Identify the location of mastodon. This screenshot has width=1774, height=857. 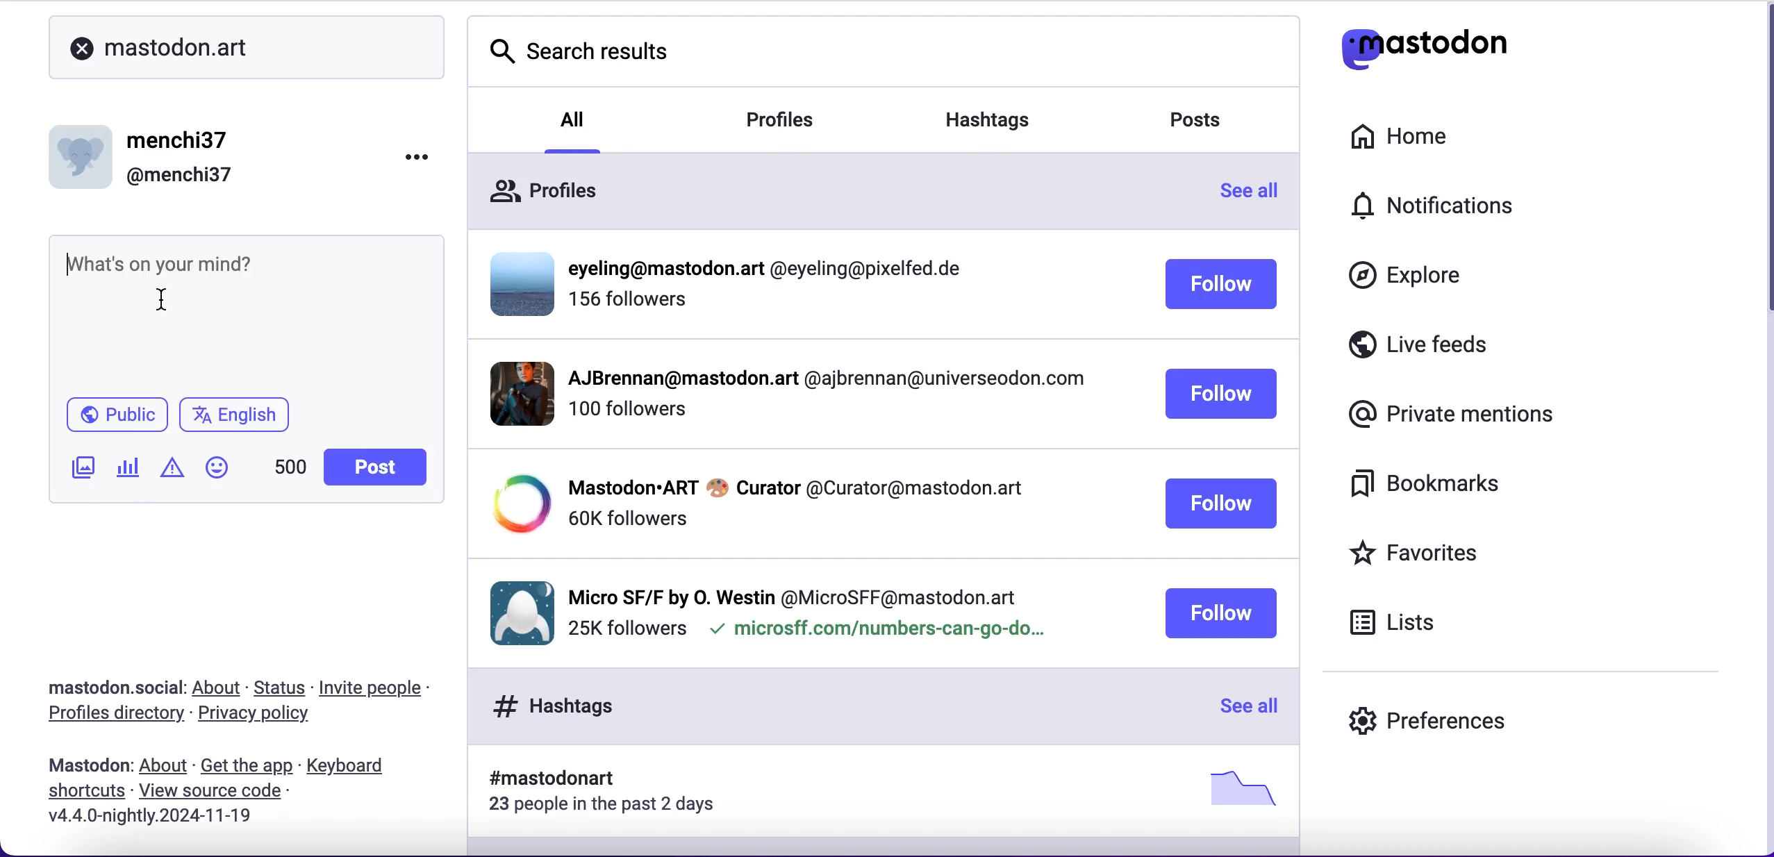
(84, 766).